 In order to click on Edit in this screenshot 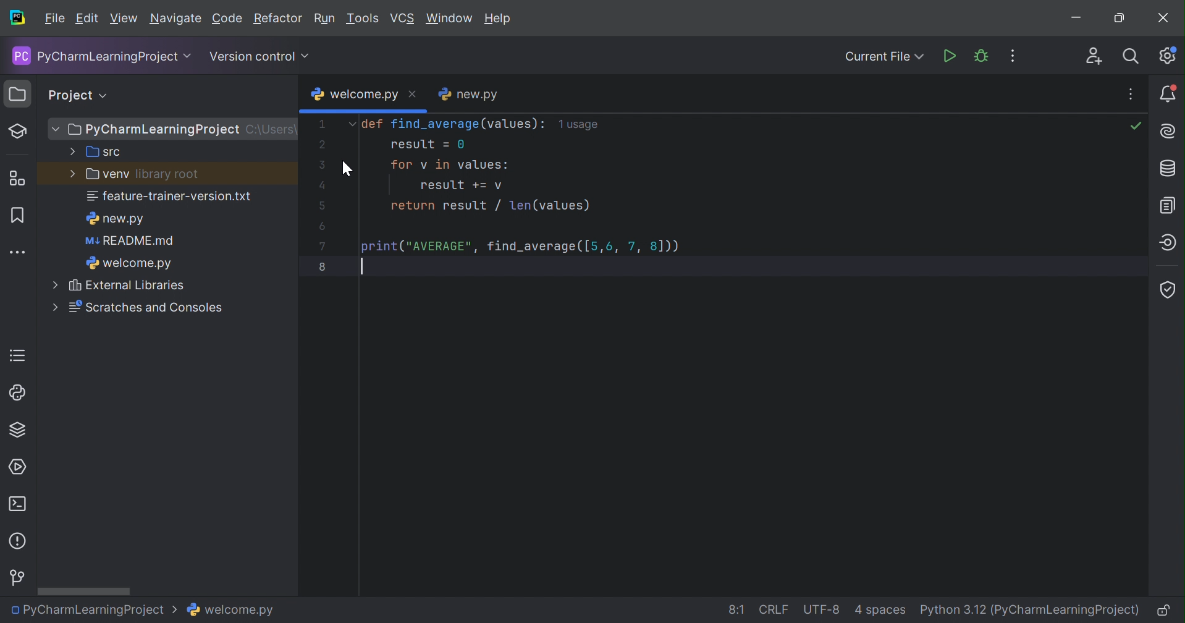, I will do `click(86, 19)`.